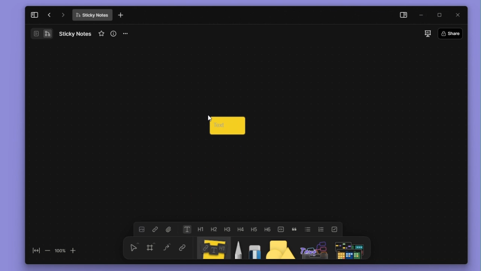  I want to click on heading, so click(241, 229).